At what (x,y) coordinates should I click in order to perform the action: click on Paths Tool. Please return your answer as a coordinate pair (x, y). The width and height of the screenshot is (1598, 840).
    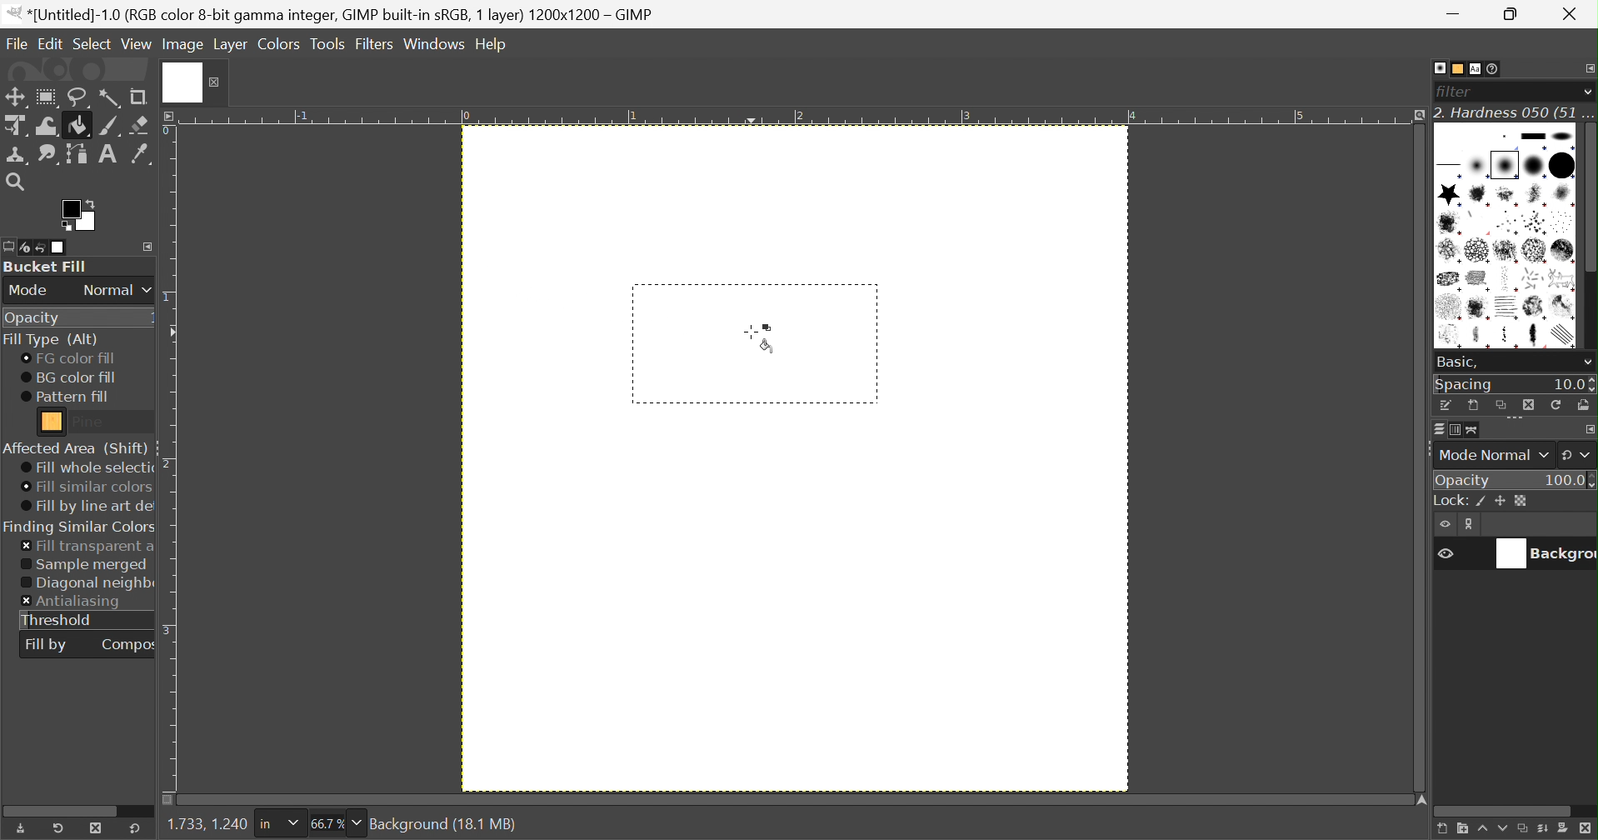
    Looking at the image, I should click on (75, 154).